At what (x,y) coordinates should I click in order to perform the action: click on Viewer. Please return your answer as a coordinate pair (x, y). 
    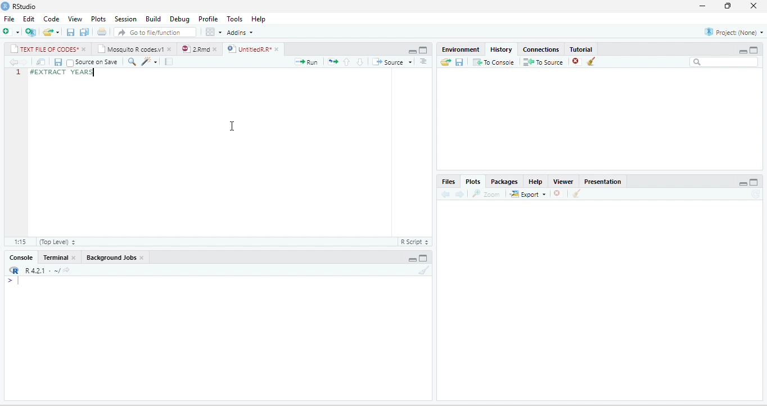
    Looking at the image, I should click on (563, 182).